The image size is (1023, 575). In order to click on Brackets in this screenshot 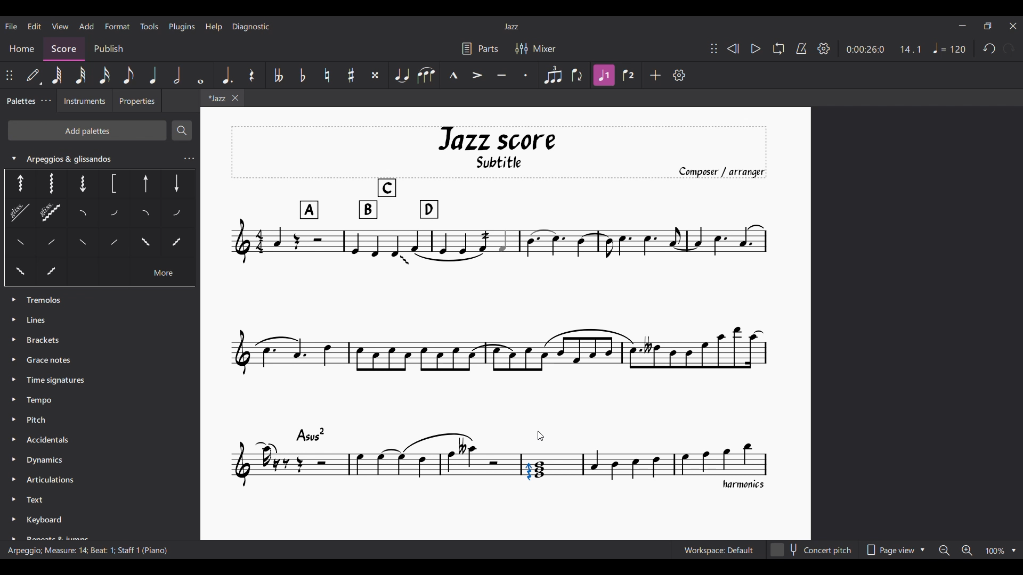, I will do `click(44, 341)`.